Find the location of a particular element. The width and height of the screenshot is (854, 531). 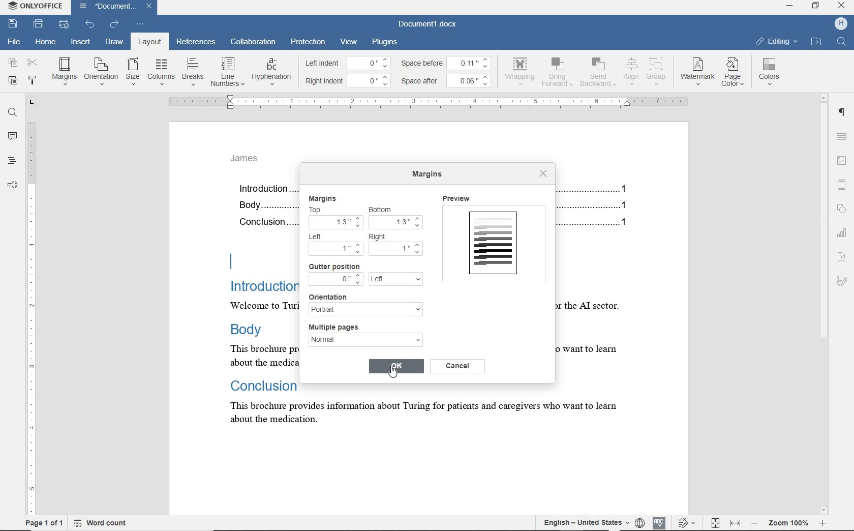

OK is located at coordinates (396, 366).